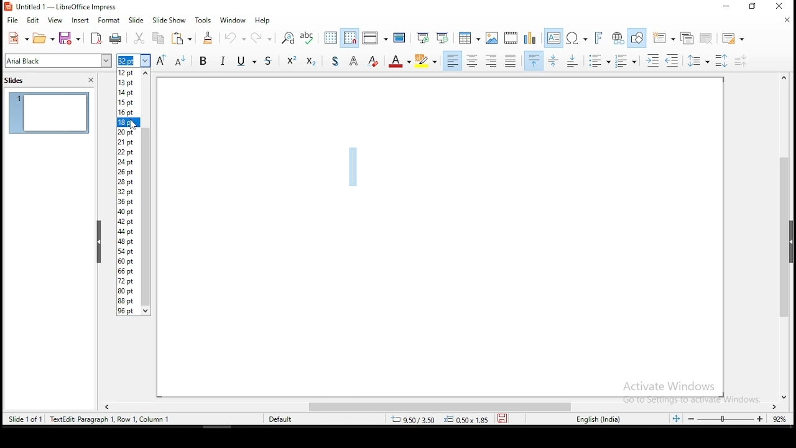  What do you see at coordinates (672, 61) in the screenshot?
I see `Decrease Indent` at bounding box center [672, 61].